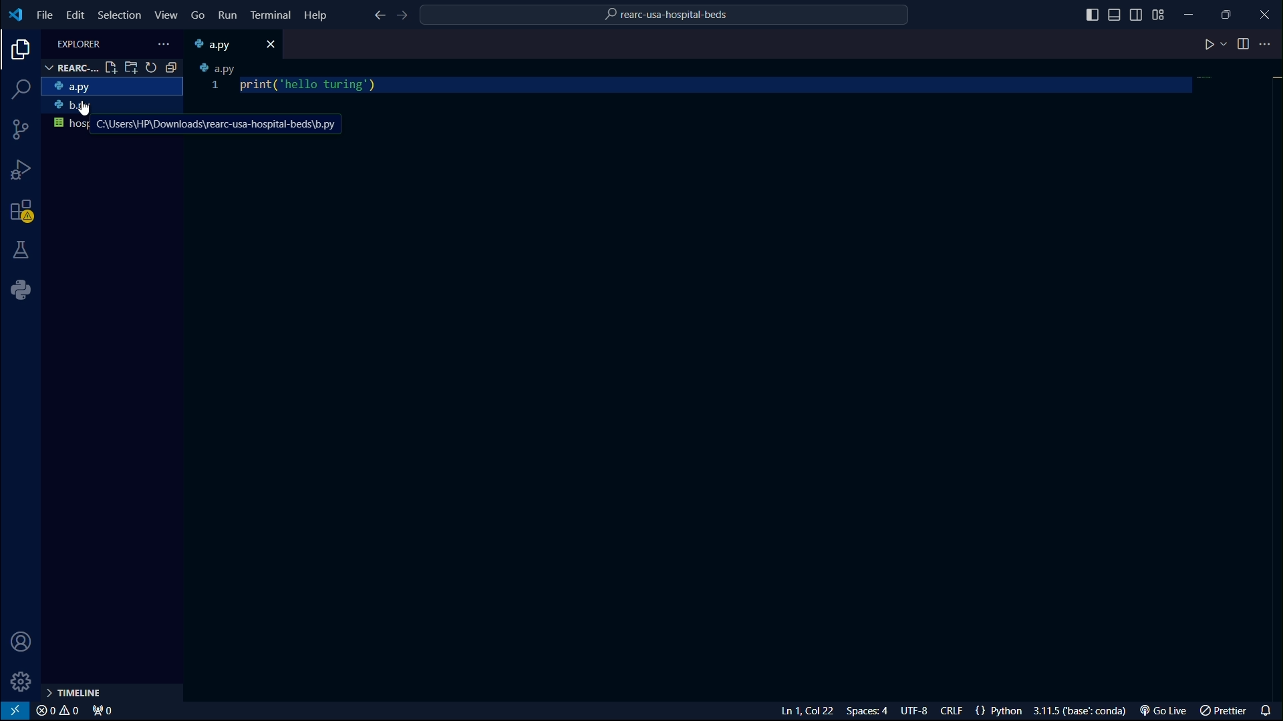 The image size is (1283, 721). I want to click on toggle panel, so click(1115, 14).